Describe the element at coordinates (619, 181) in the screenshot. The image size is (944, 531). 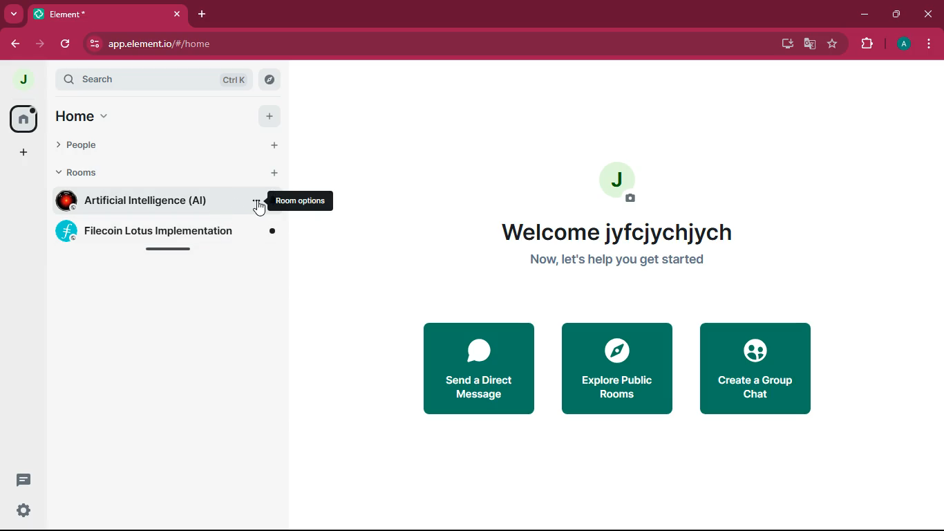
I see `profile picture` at that location.